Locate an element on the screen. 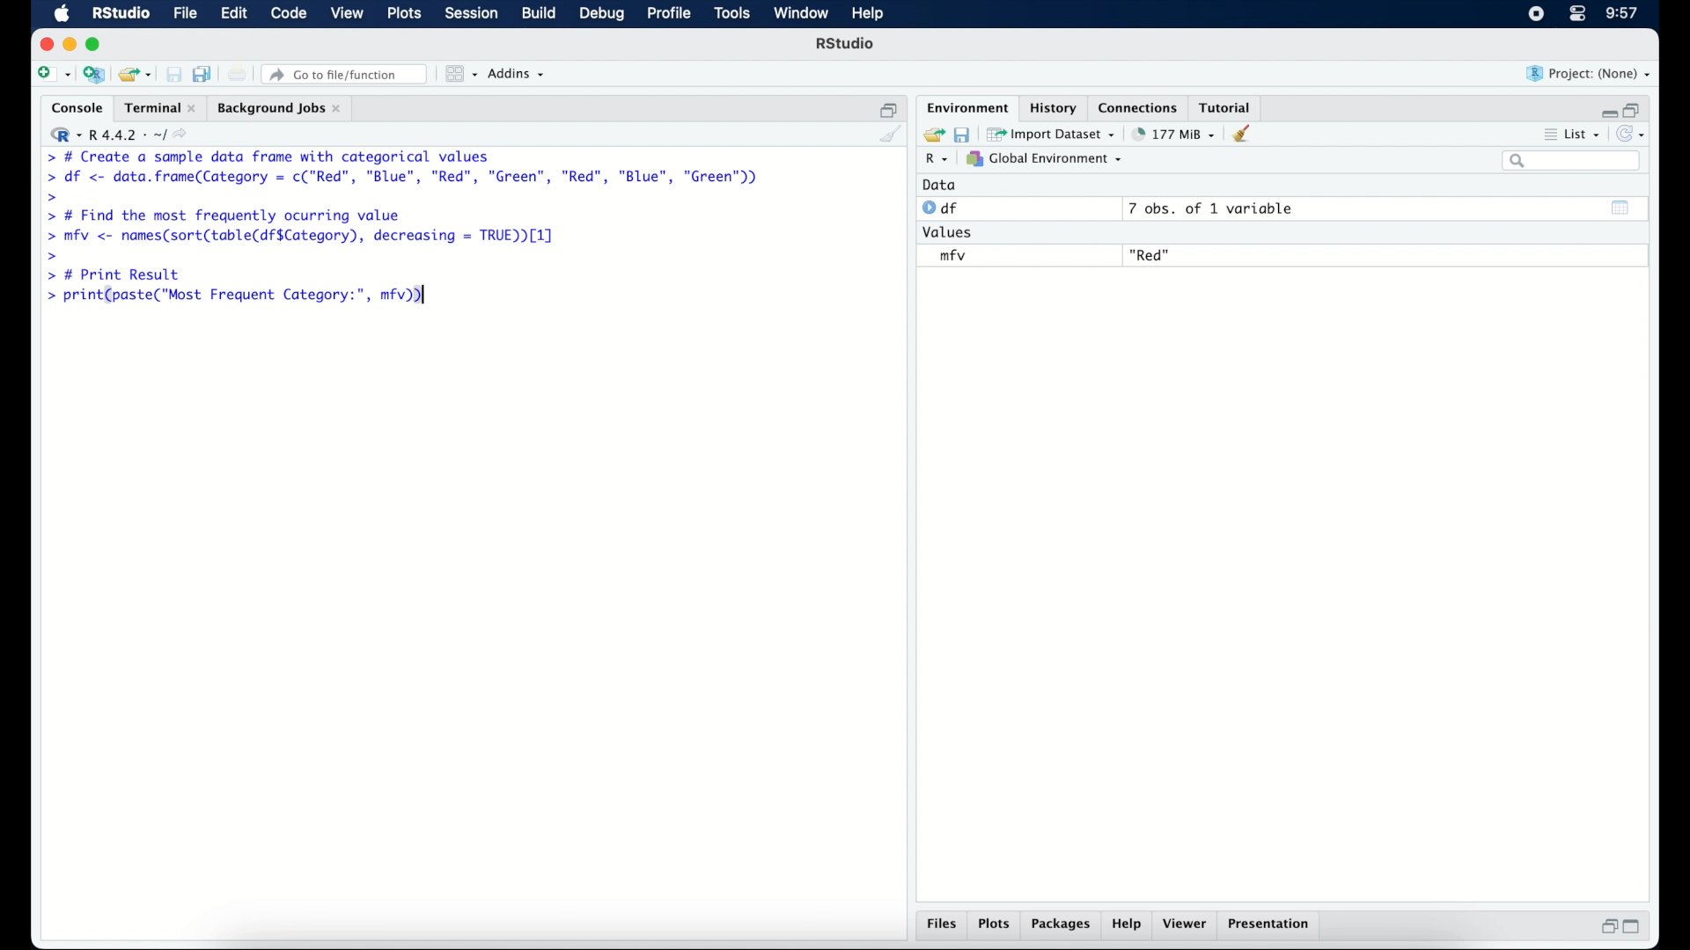 Image resolution: width=1690 pixels, height=950 pixels. edit is located at coordinates (234, 14).